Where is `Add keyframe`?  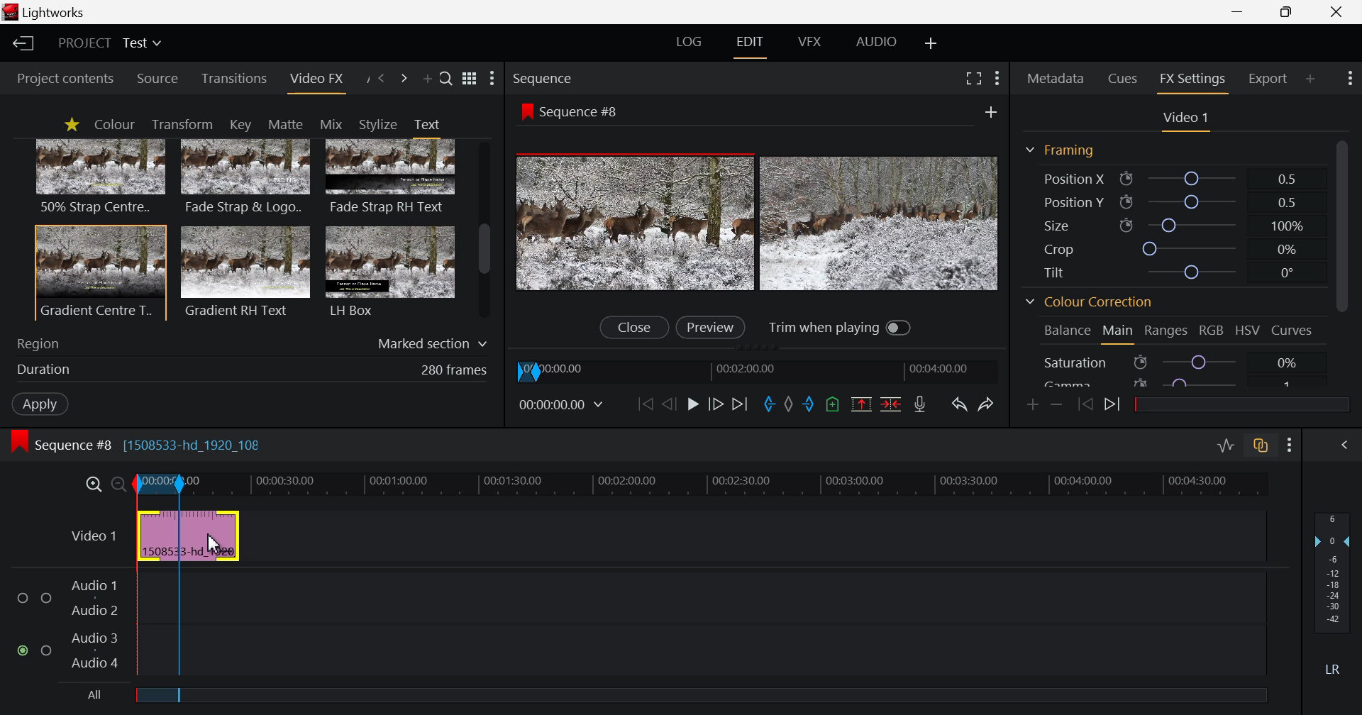
Add keyframe is located at coordinates (1030, 404).